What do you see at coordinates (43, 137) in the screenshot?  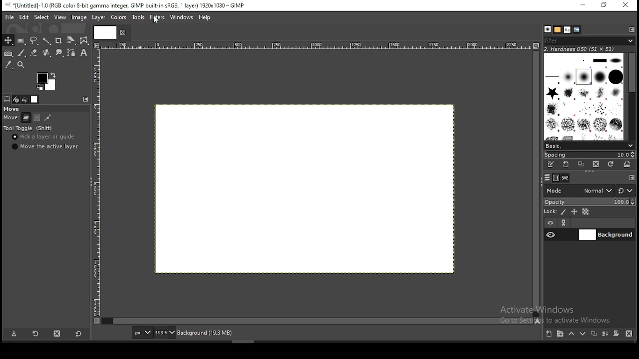 I see `pick a layer or guide` at bounding box center [43, 137].